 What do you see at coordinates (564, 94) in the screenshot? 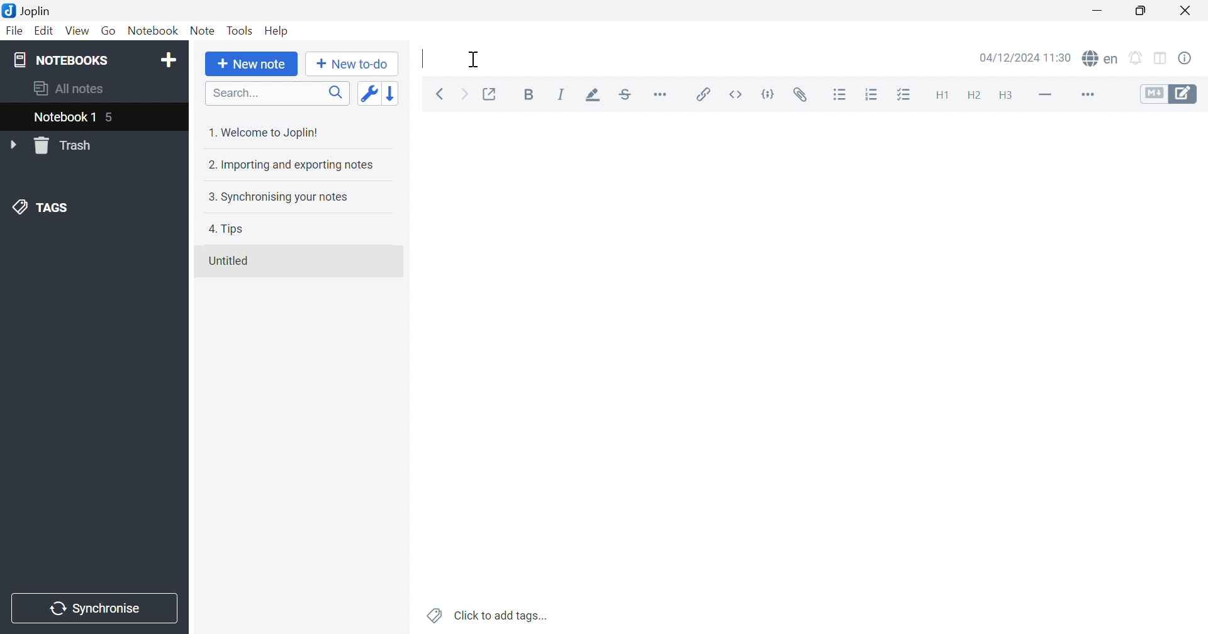
I see `Italic` at bounding box center [564, 94].